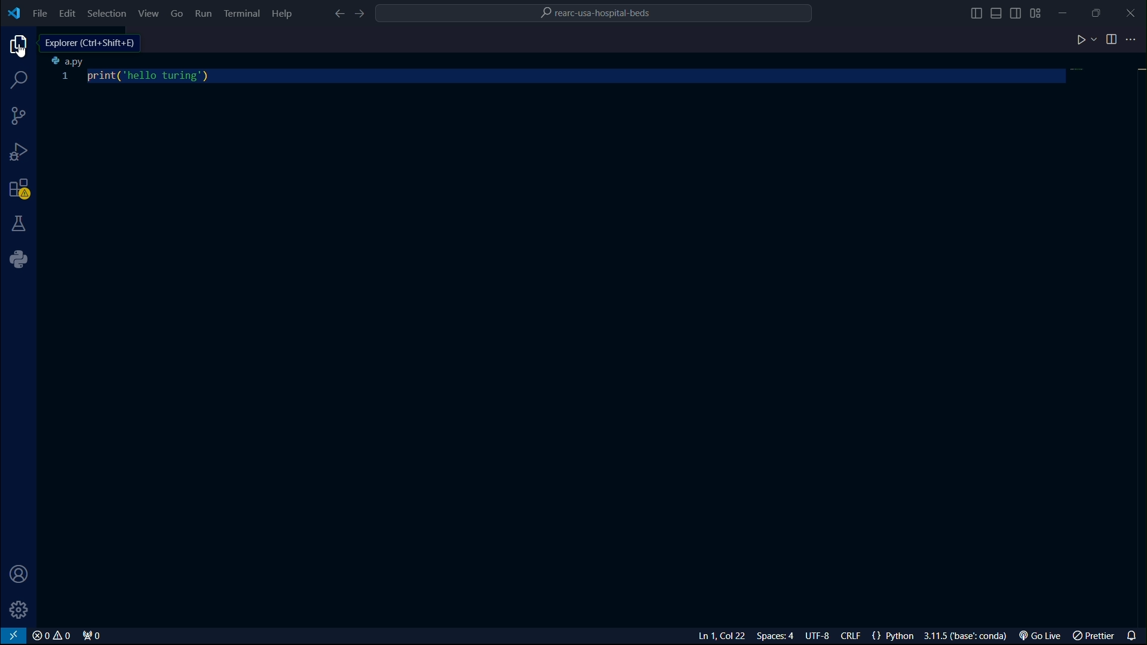 This screenshot has width=1147, height=645. I want to click on selection menu, so click(106, 11).